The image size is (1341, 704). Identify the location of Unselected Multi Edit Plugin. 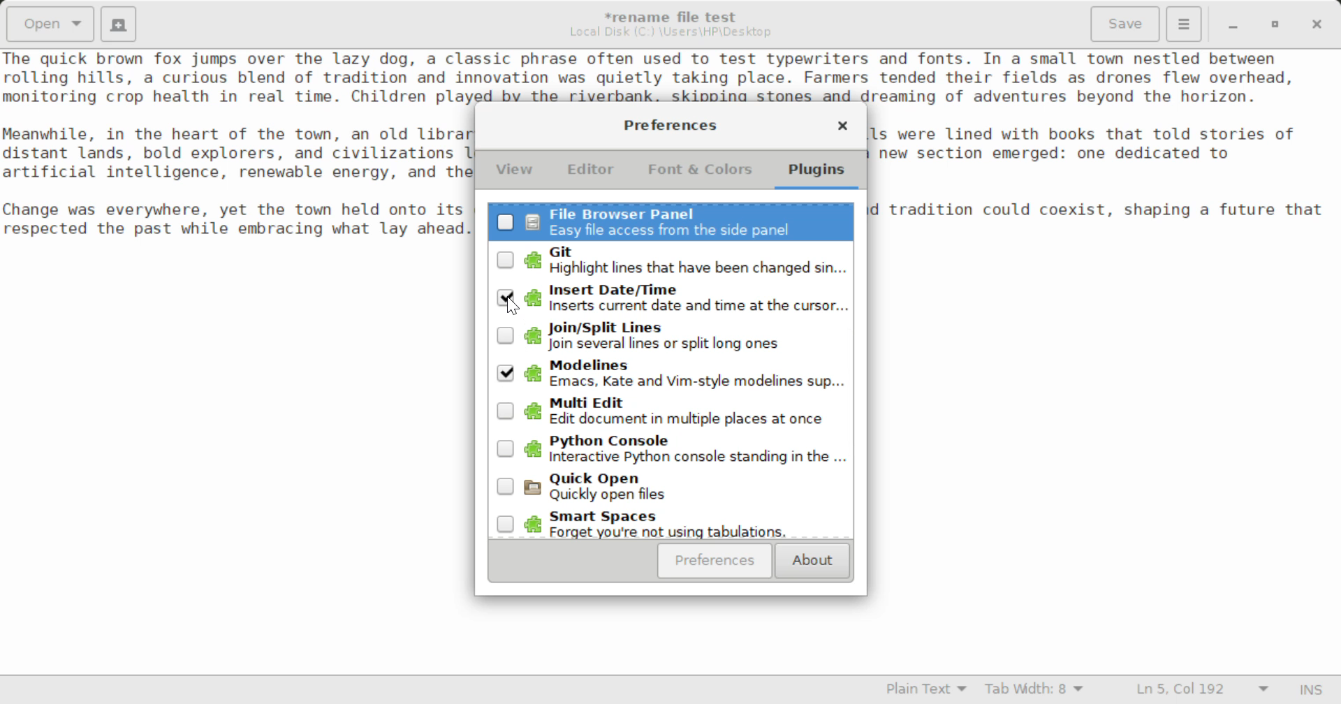
(669, 413).